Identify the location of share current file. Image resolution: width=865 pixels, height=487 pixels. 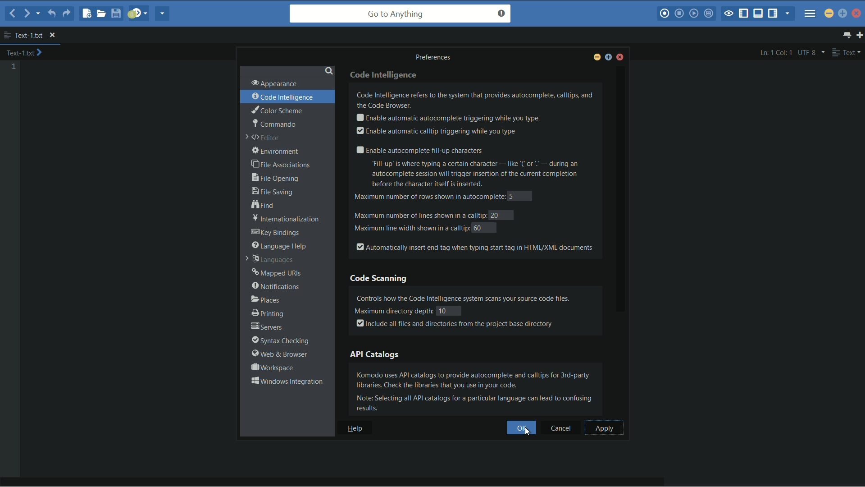
(163, 14).